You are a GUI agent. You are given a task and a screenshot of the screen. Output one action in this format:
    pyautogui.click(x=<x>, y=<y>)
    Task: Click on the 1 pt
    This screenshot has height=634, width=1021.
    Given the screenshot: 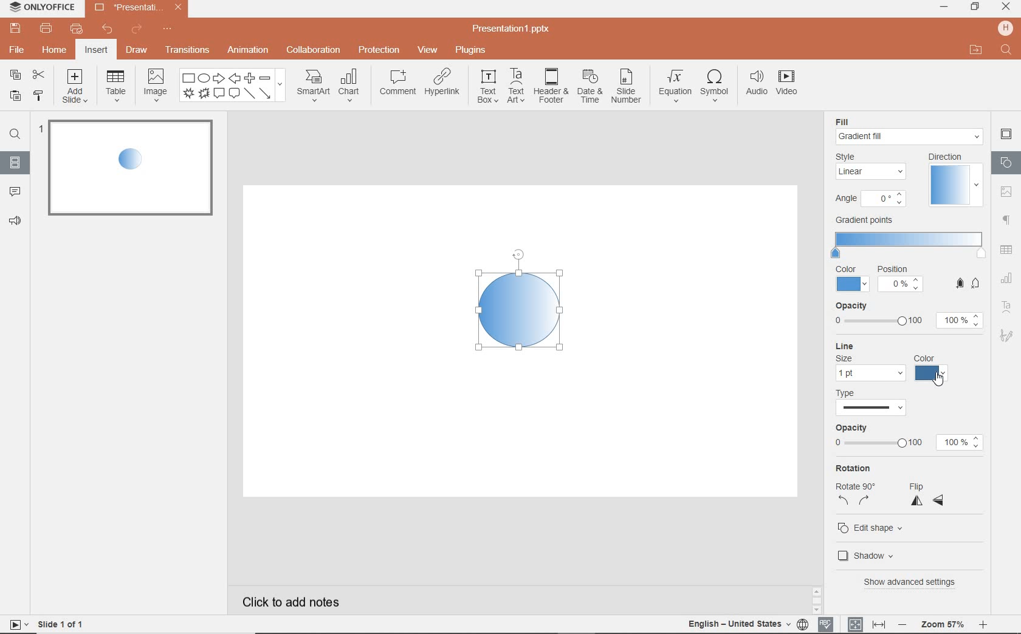 What is the action you would take?
    pyautogui.click(x=869, y=373)
    